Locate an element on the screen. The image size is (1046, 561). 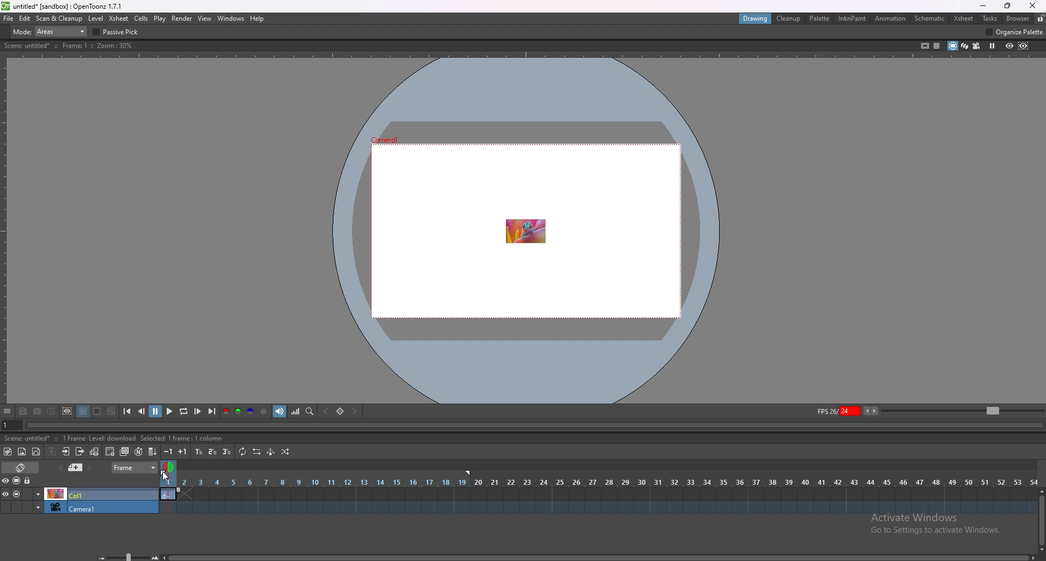
field guide is located at coordinates (937, 46).